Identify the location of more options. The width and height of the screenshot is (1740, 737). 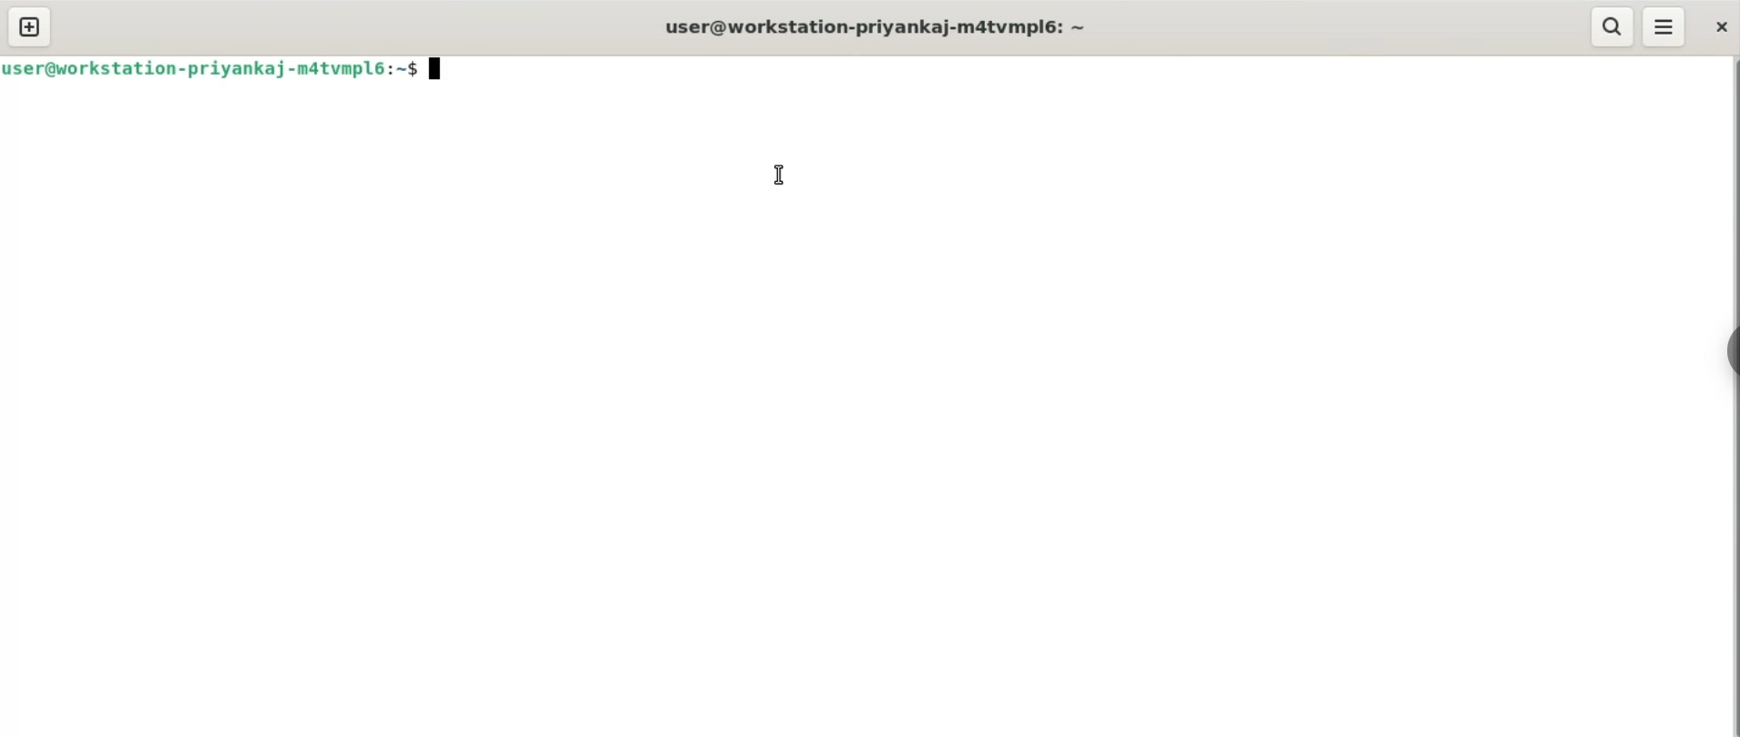
(1663, 27).